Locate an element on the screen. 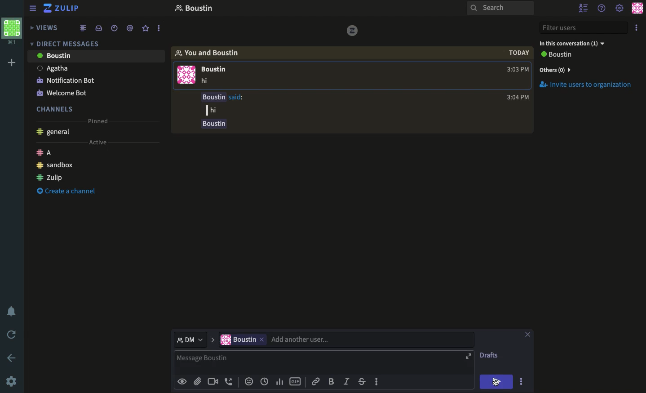 The image size is (646, 393). Inbox is located at coordinates (100, 29).